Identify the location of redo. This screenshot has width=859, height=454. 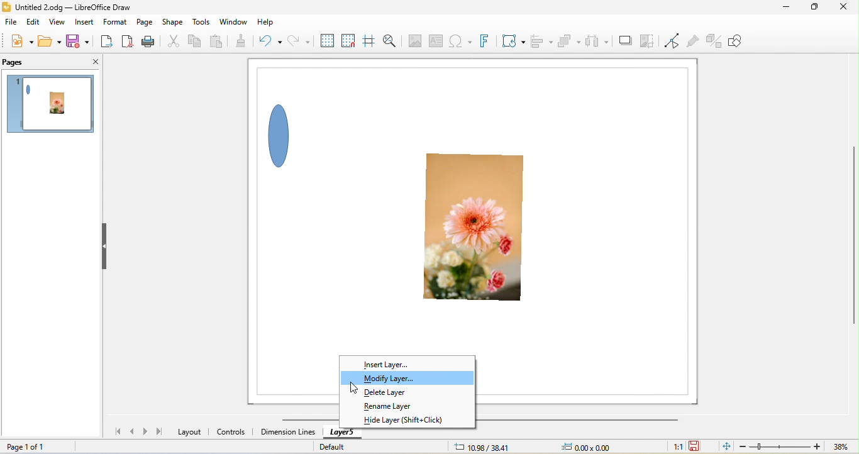
(297, 42).